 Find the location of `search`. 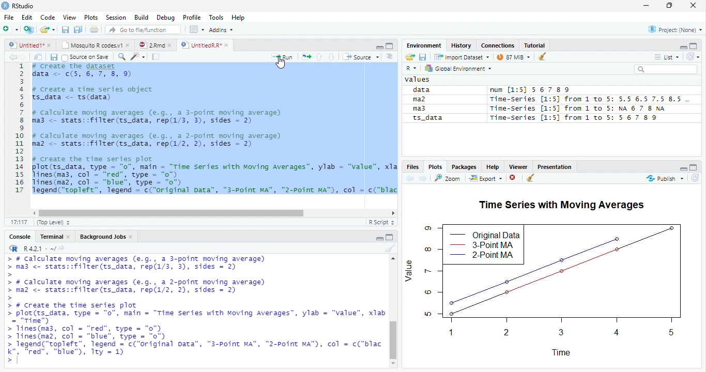

search is located at coordinates (120, 57).